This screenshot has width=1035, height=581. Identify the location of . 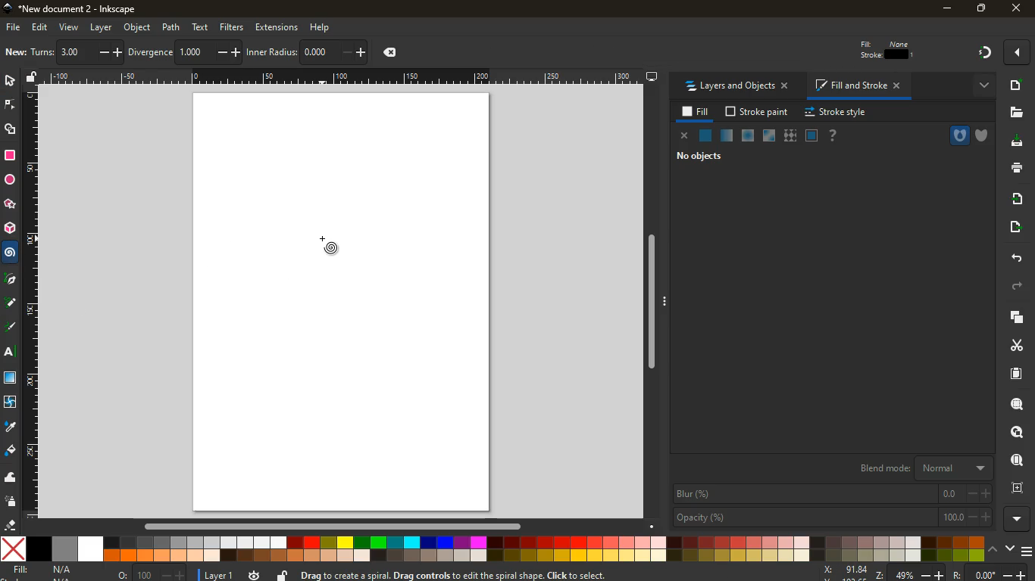
(11, 304).